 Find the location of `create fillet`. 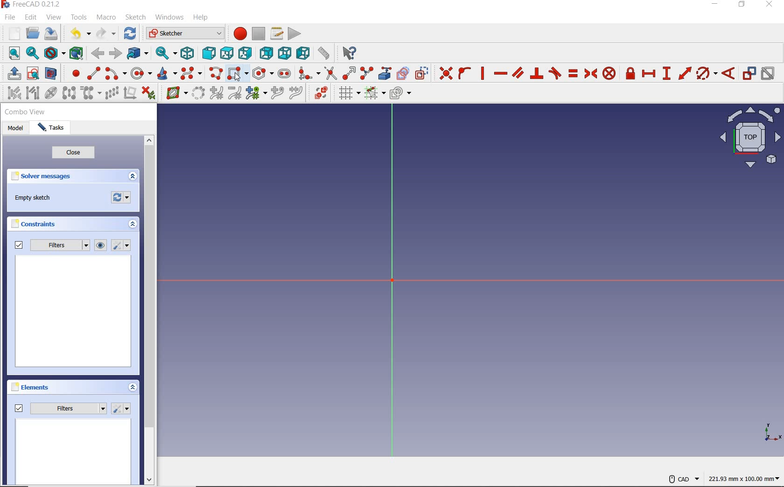

create fillet is located at coordinates (308, 73).